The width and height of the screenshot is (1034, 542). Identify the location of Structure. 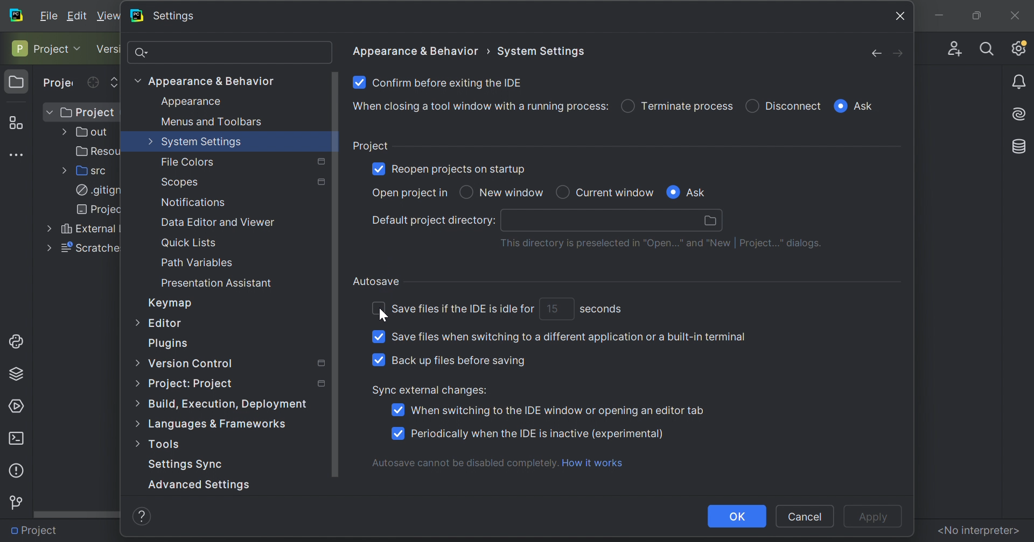
(15, 121).